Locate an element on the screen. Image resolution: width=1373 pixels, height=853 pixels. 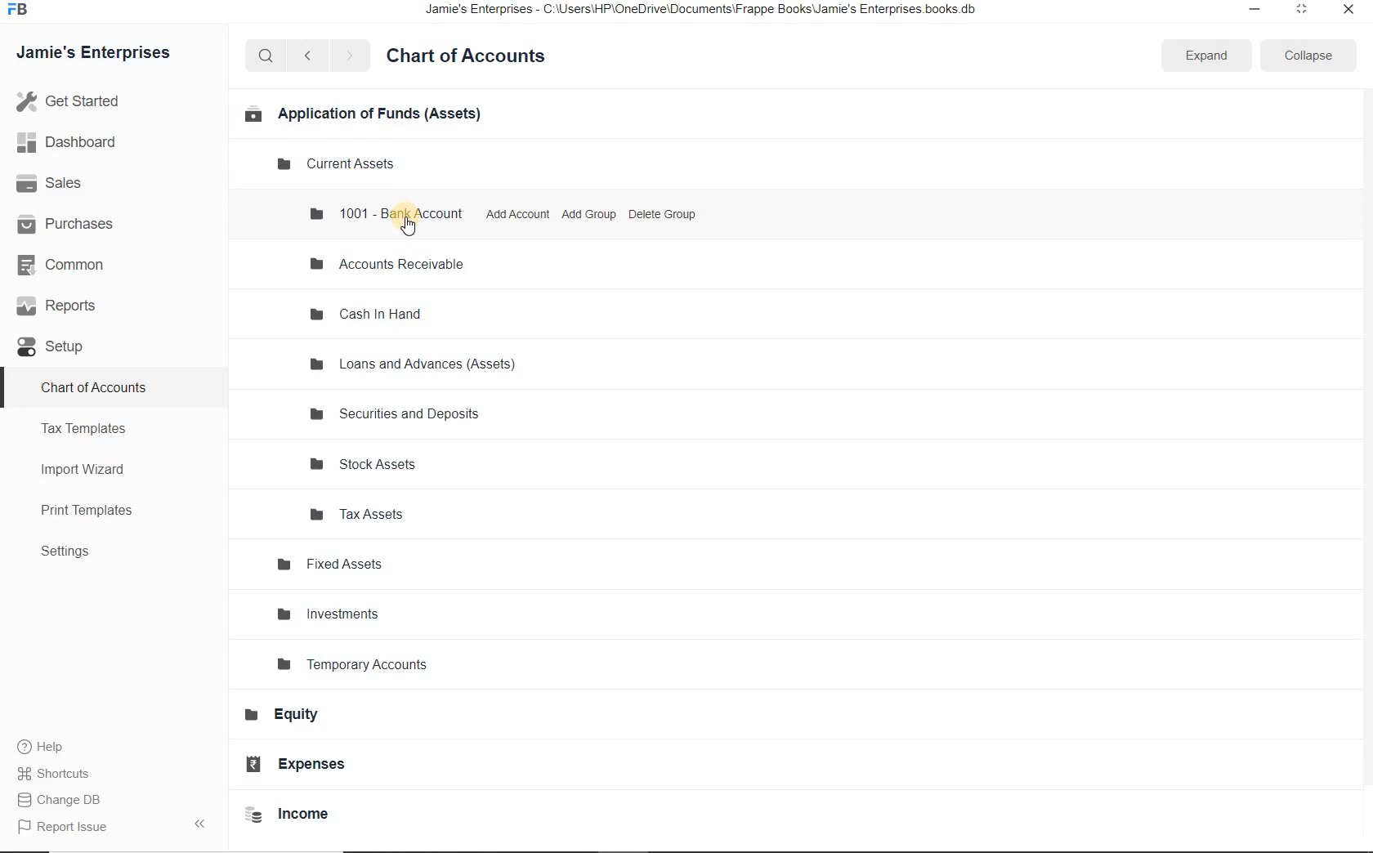
Loans and Advances (Assets) is located at coordinates (415, 365).